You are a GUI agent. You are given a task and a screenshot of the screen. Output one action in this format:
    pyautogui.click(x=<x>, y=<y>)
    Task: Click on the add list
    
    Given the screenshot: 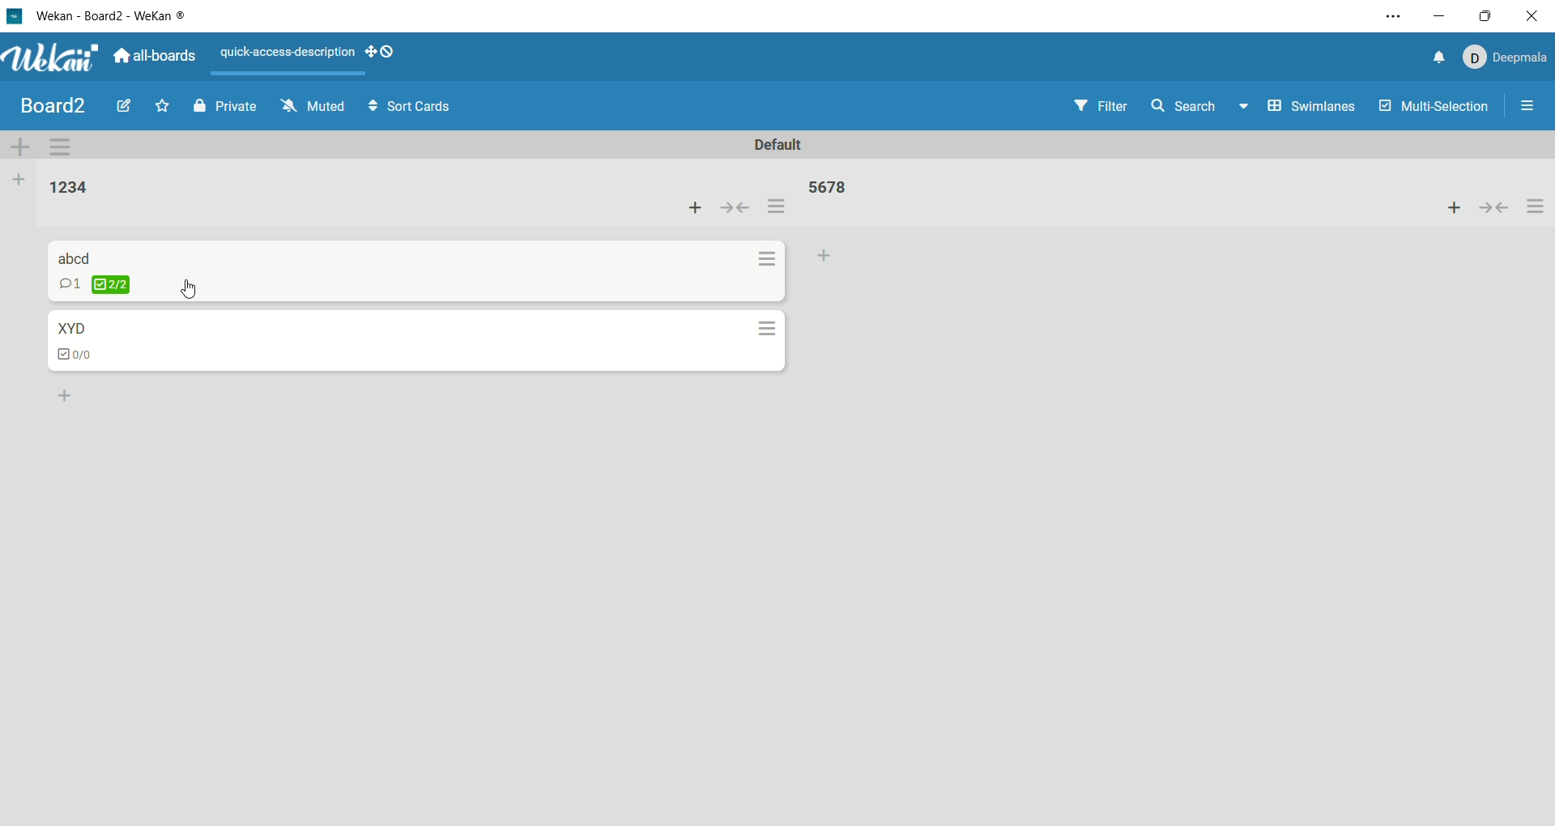 What is the action you would take?
    pyautogui.click(x=19, y=182)
    